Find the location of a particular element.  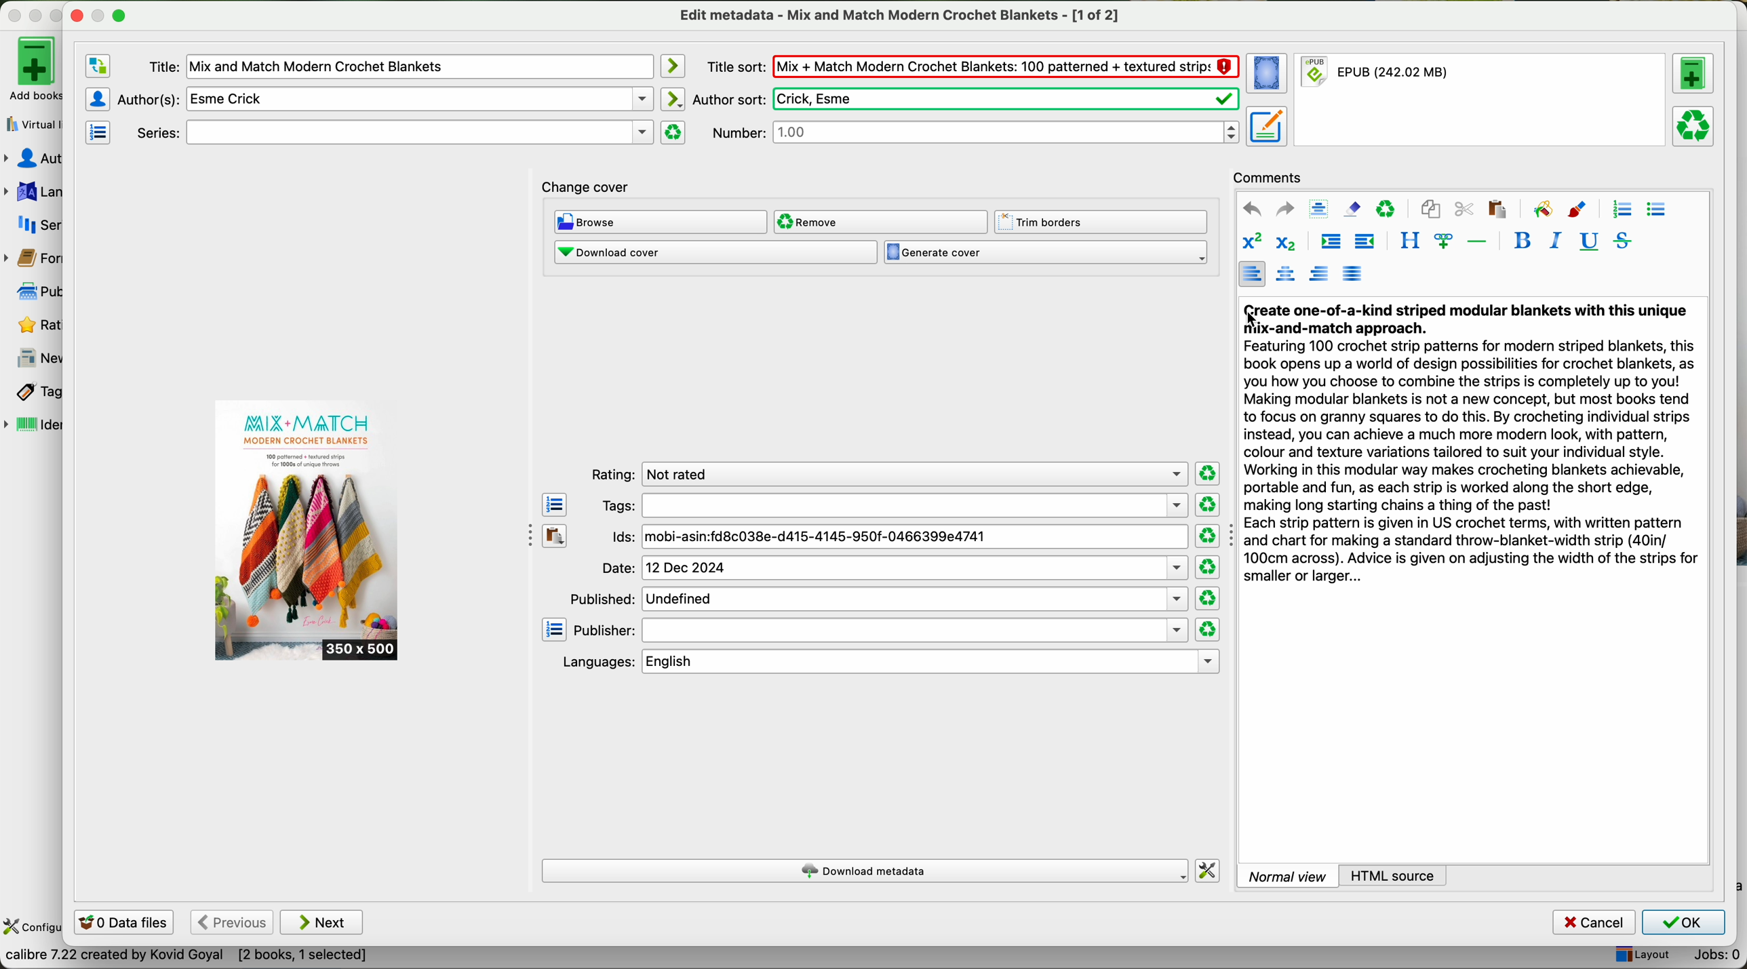

foreground color is located at coordinates (1577, 211).